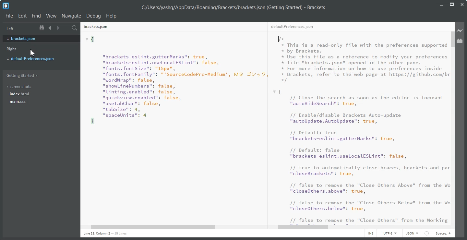 Image resolution: width=467 pixels, height=240 pixels. Describe the element at coordinates (443, 234) in the screenshot. I see `Spaces: 4` at that location.